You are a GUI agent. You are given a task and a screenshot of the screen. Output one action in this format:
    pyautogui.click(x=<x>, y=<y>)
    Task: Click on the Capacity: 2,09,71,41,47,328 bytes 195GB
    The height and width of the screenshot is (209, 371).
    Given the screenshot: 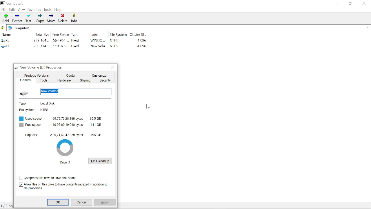 What is the action you would take?
    pyautogui.click(x=61, y=134)
    